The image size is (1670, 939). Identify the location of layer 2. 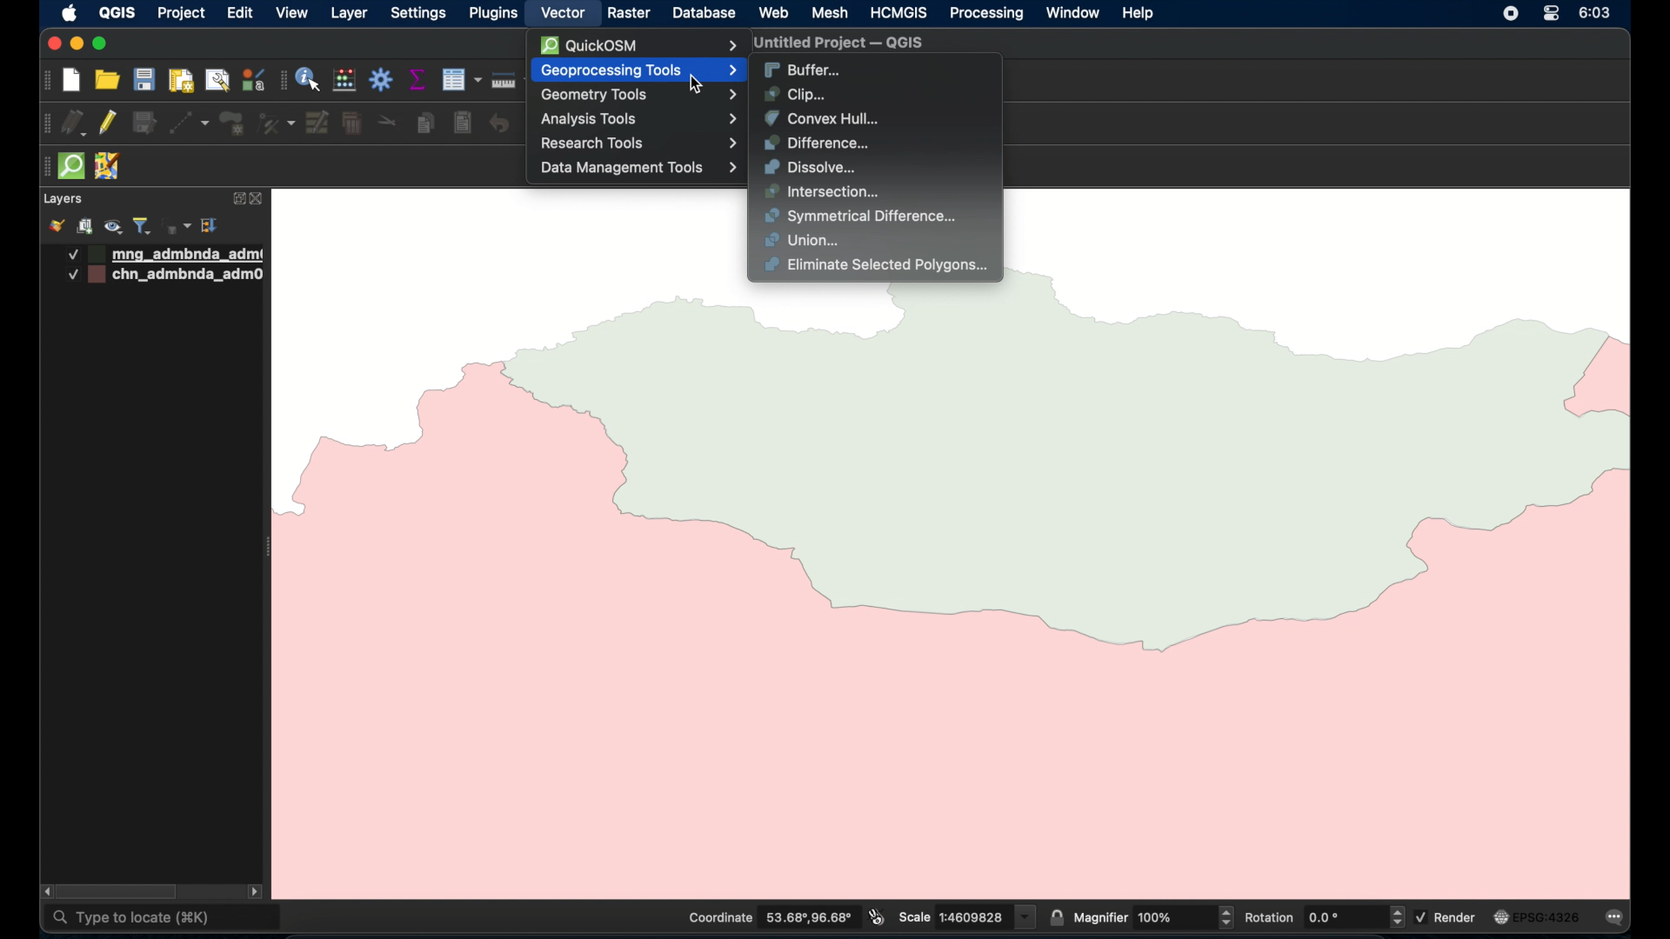
(167, 276).